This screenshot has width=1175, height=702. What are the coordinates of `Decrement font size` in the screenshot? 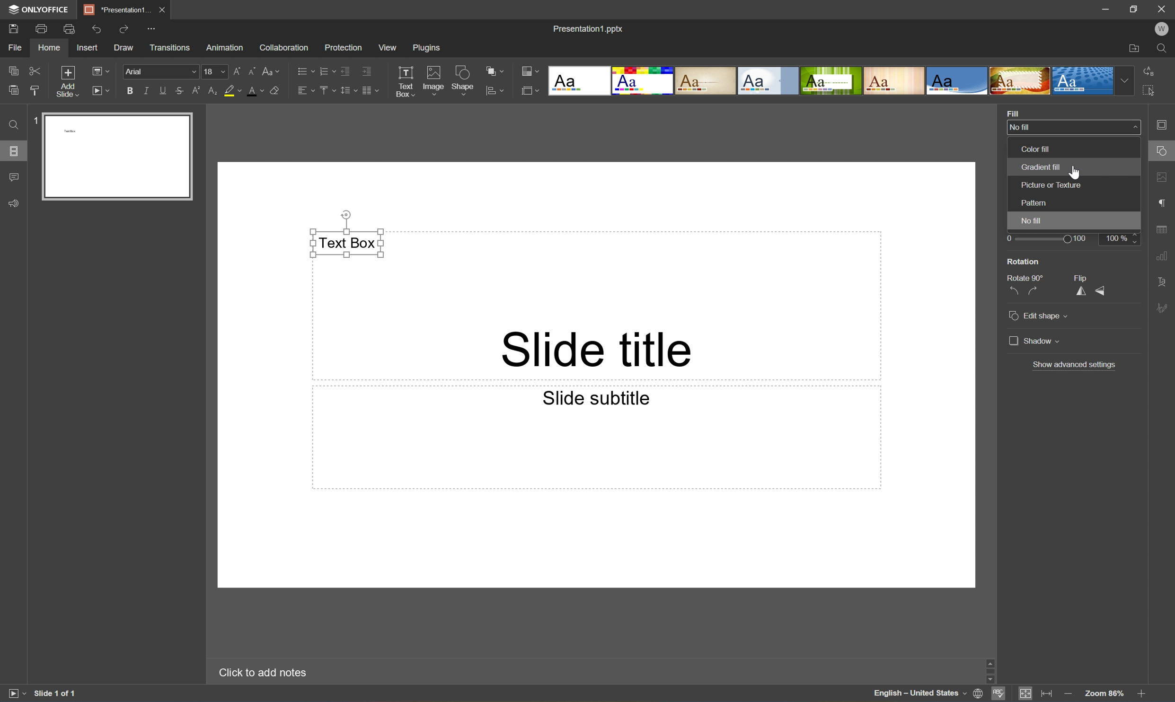 It's located at (250, 71).